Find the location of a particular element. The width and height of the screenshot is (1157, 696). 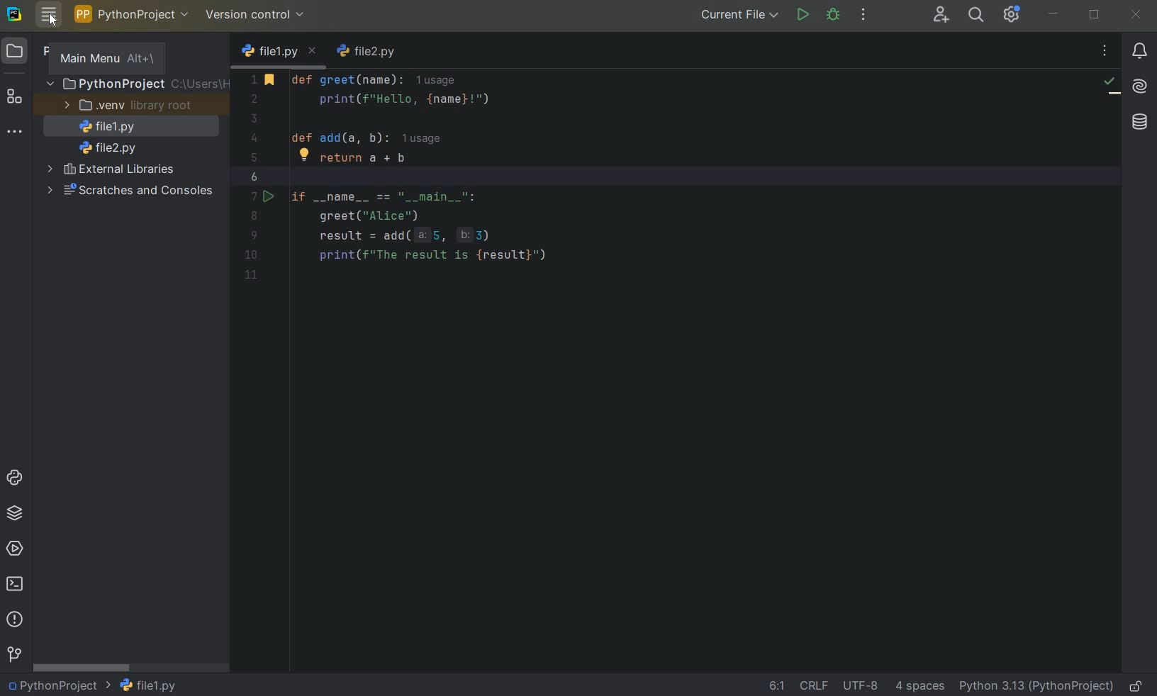

line number is located at coordinates (256, 177).